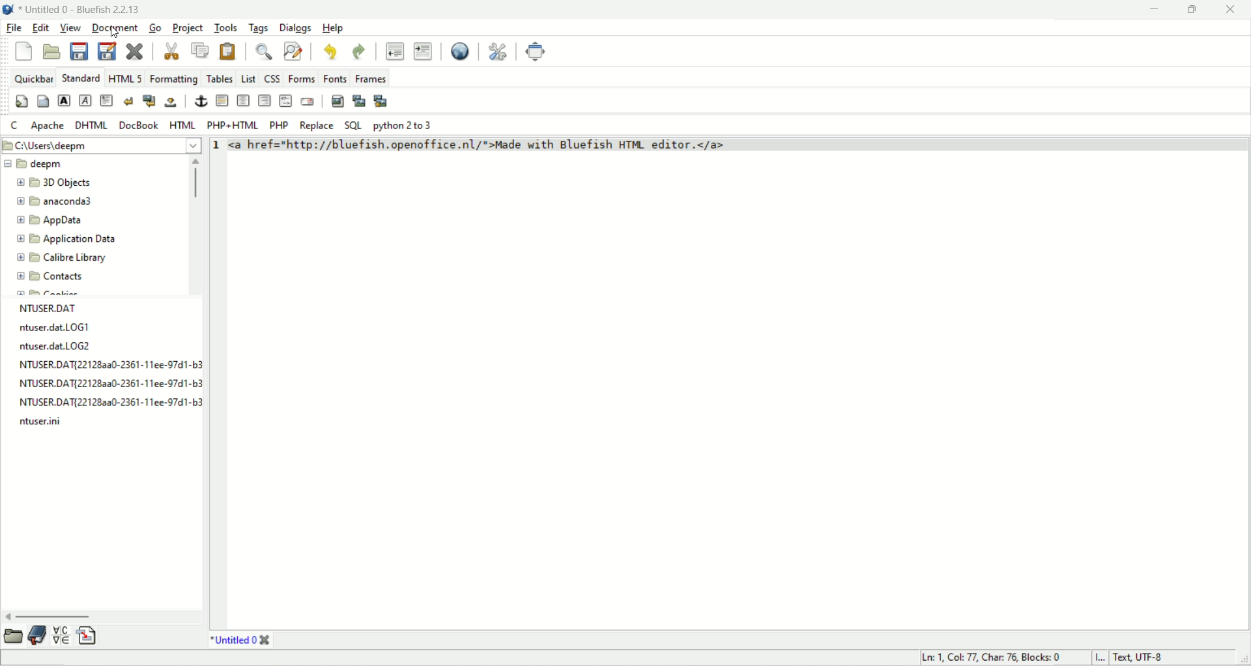 The width and height of the screenshot is (1251, 666). I want to click on quickstart, so click(22, 100).